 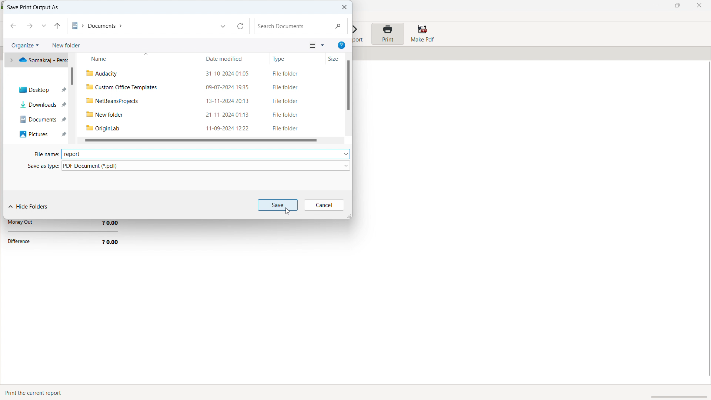 I want to click on help, so click(x=341, y=45).